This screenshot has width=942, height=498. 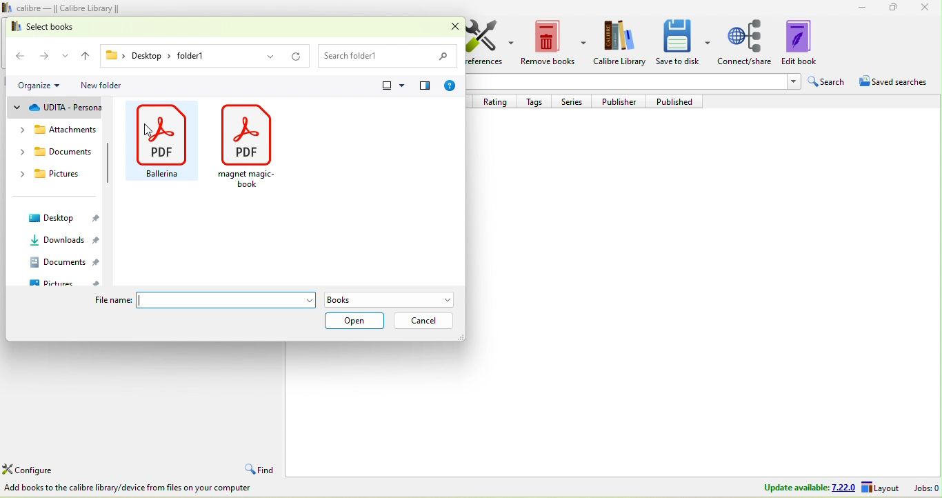 What do you see at coordinates (295, 56) in the screenshot?
I see `reload` at bounding box center [295, 56].